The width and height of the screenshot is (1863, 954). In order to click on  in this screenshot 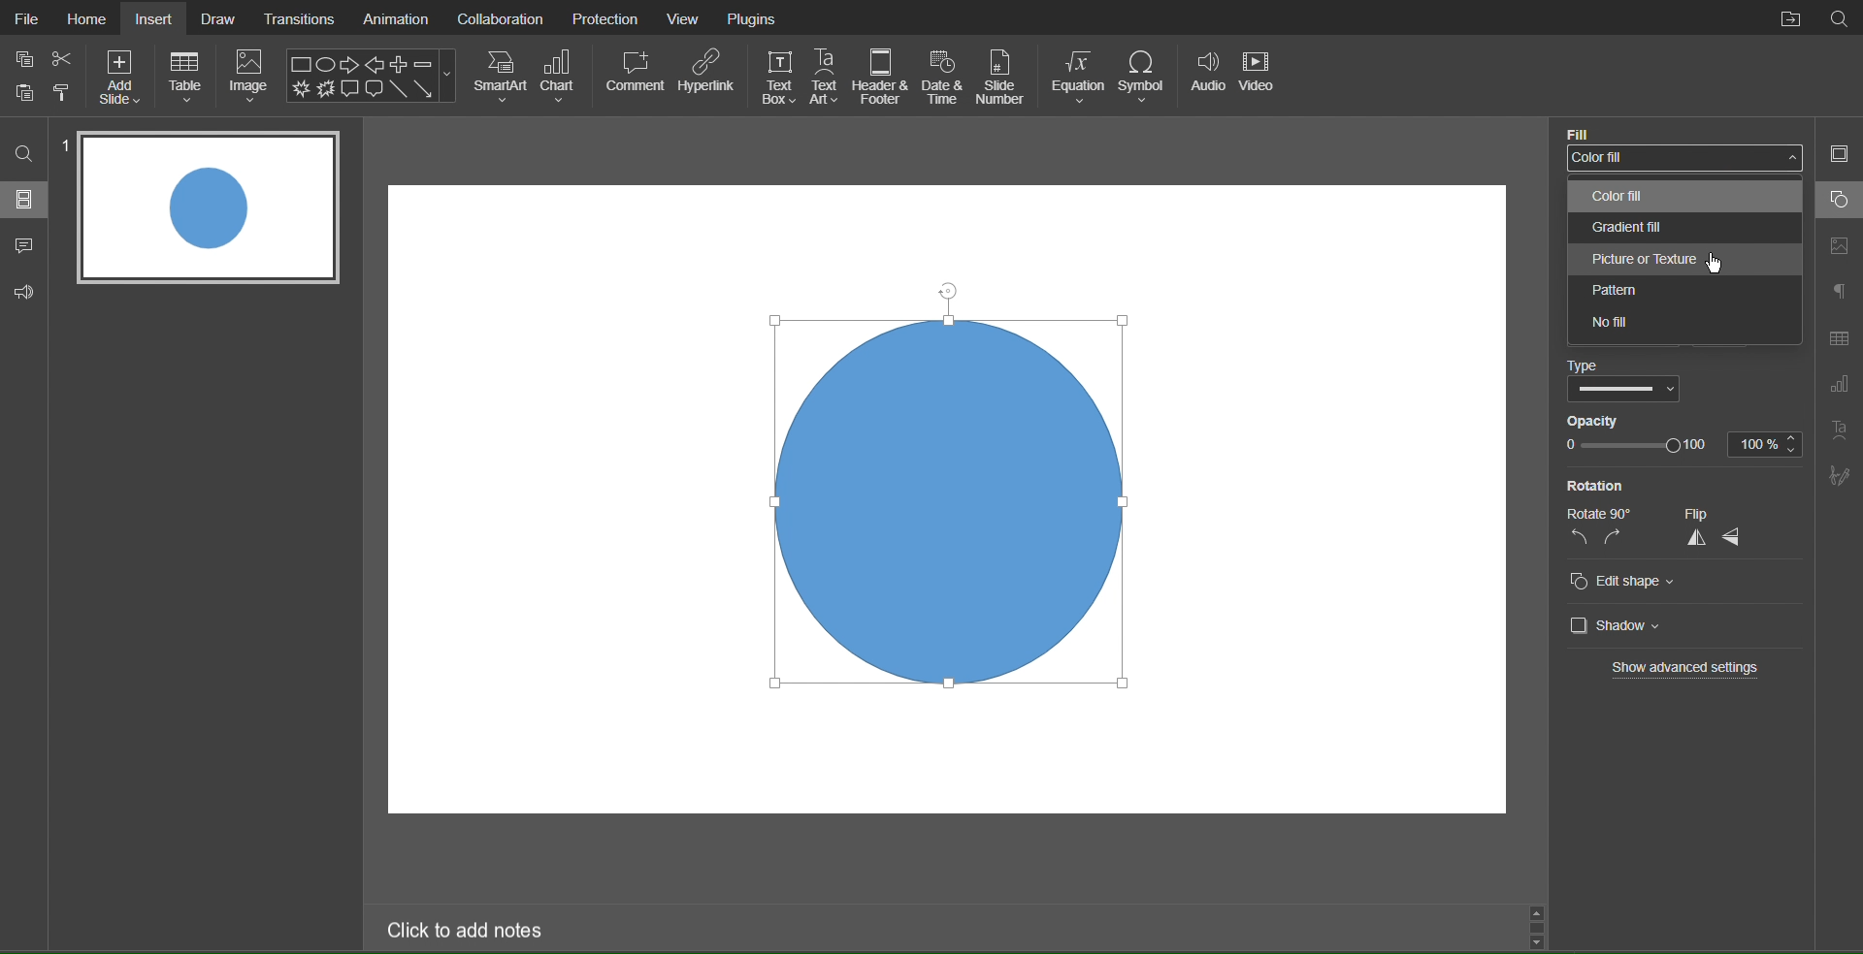, I will do `click(1600, 512)`.